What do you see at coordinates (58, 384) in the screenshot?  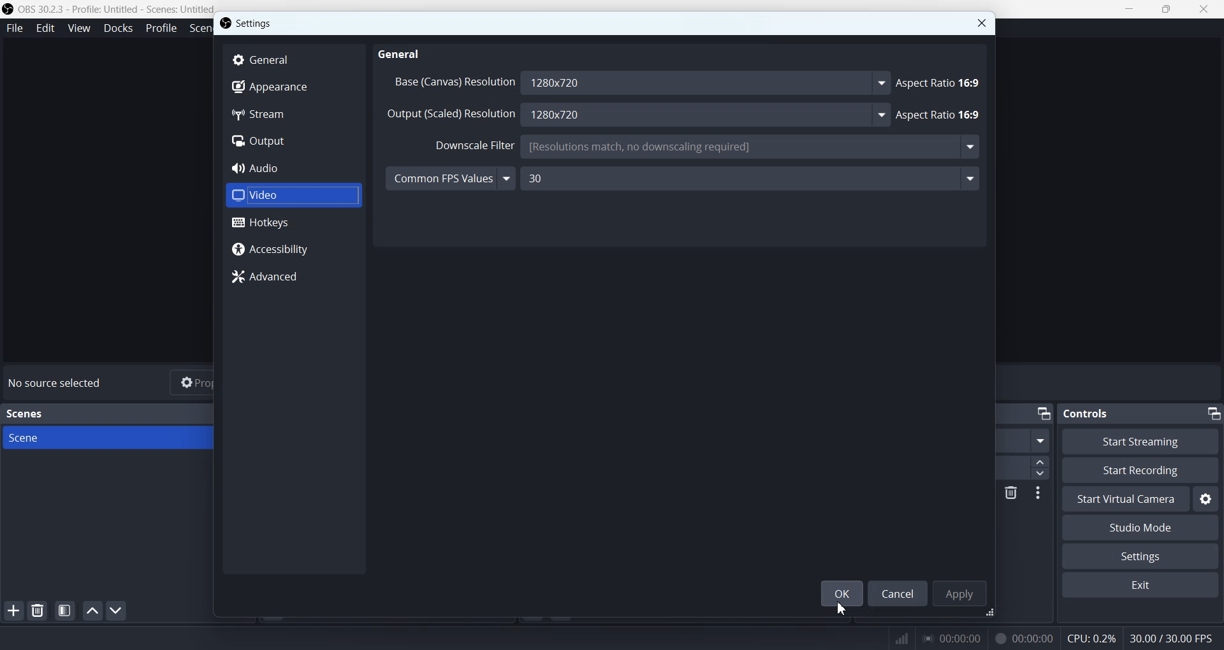 I see `No source selected` at bounding box center [58, 384].